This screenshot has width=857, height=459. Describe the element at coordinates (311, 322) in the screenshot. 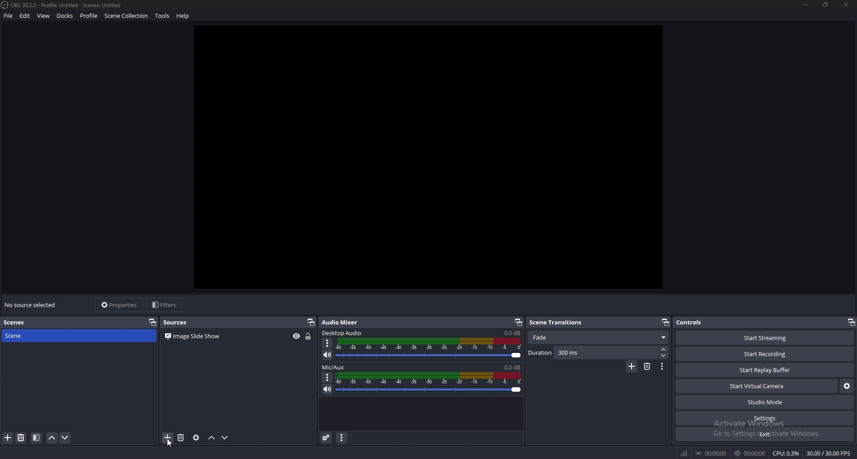

I see `pop out` at that location.